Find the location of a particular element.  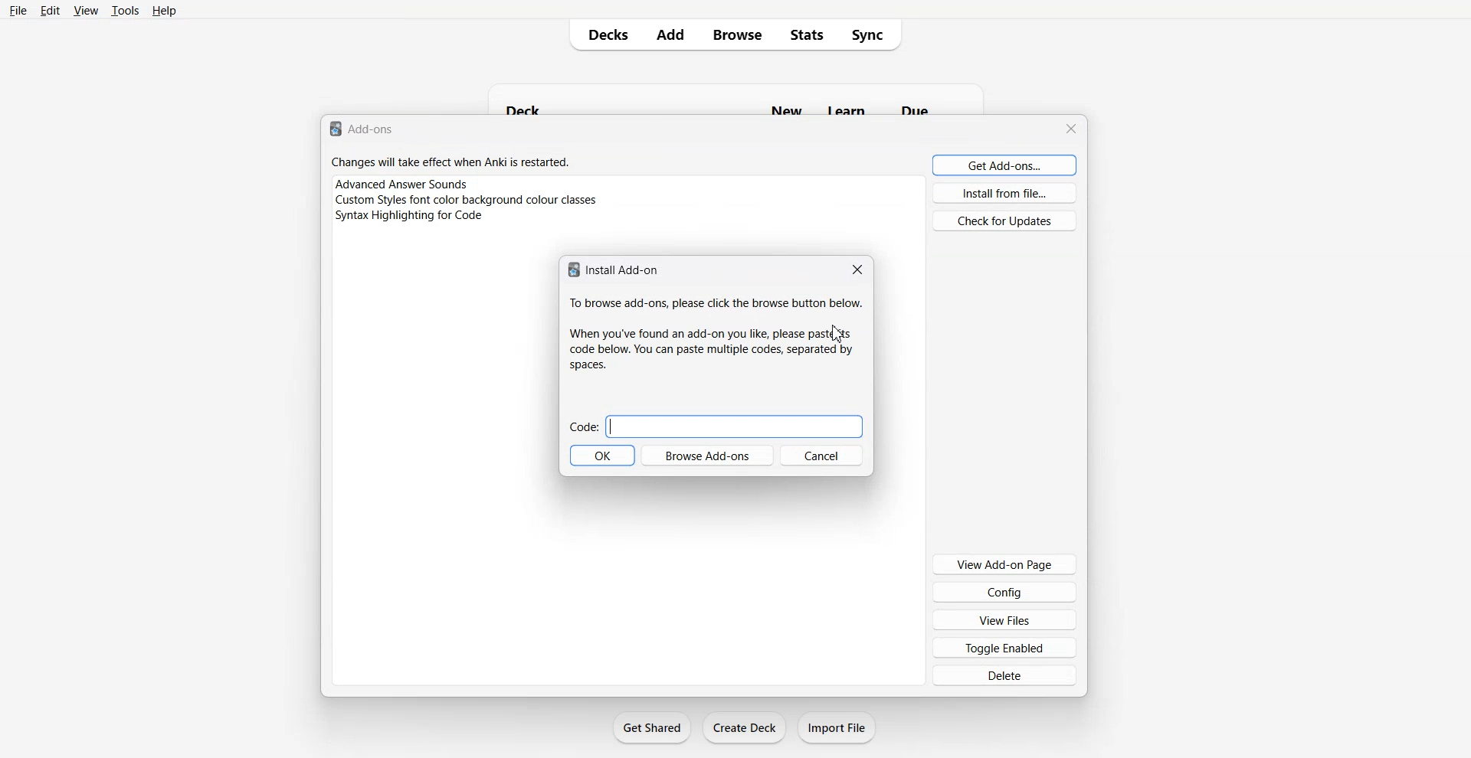

Add is located at coordinates (670, 34).